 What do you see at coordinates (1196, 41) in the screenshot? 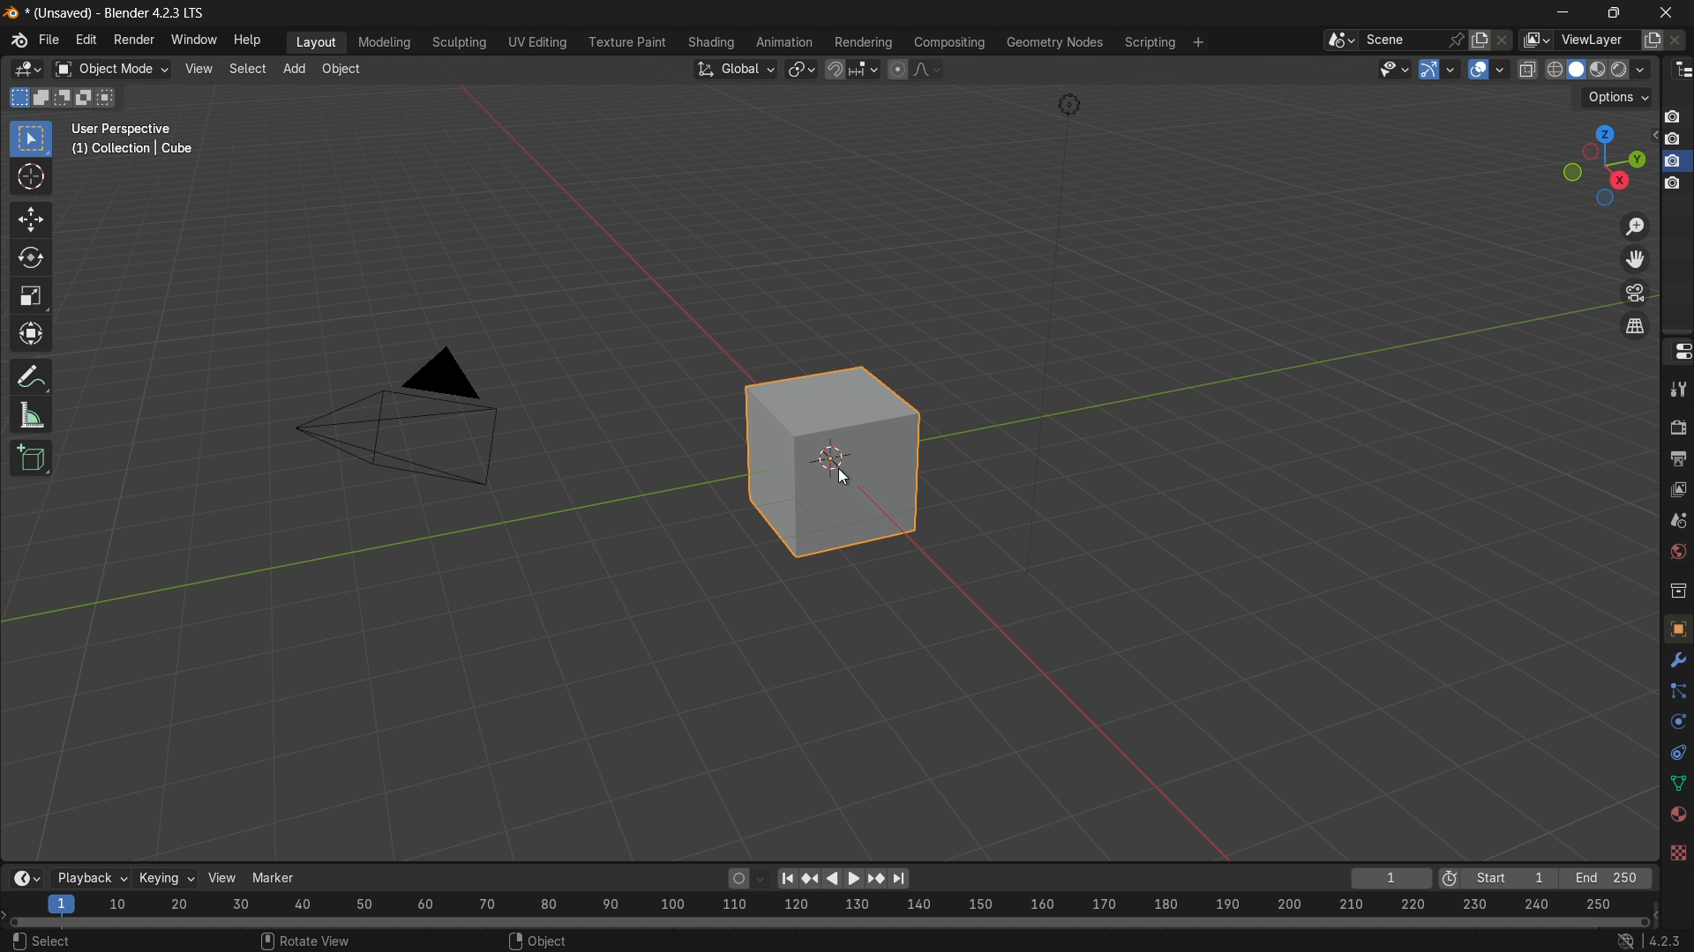
I see `add workspace` at bounding box center [1196, 41].